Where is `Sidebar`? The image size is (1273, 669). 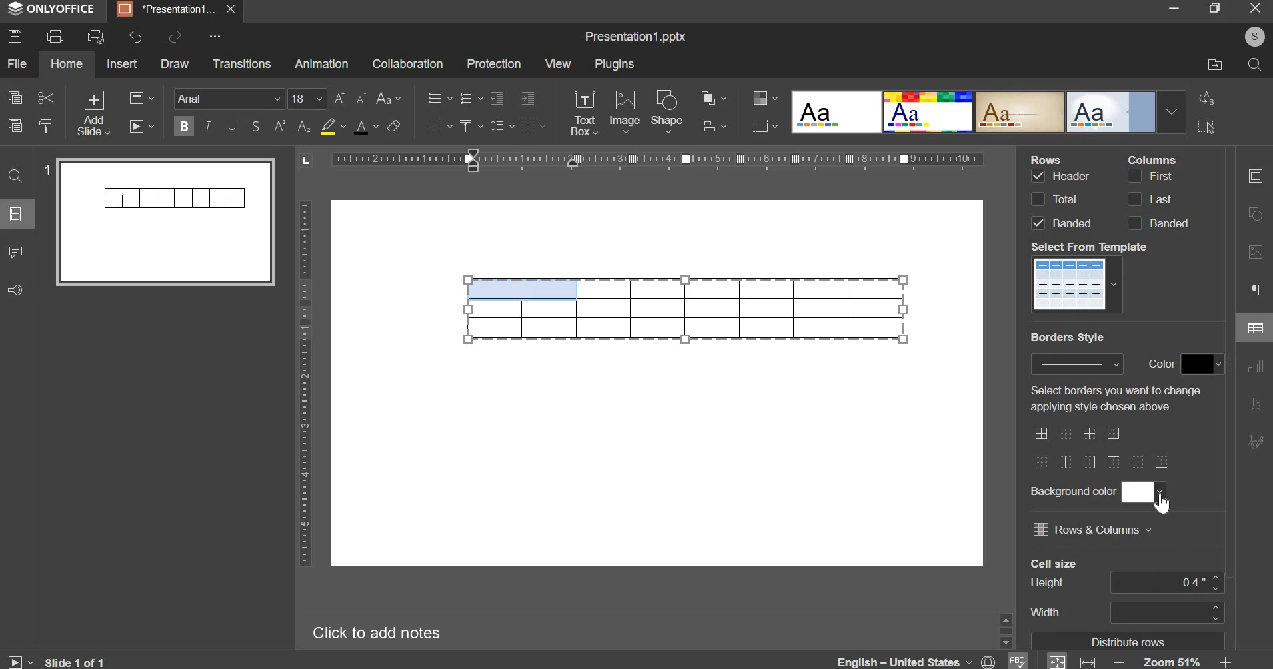
Sidebar is located at coordinates (1005, 629).